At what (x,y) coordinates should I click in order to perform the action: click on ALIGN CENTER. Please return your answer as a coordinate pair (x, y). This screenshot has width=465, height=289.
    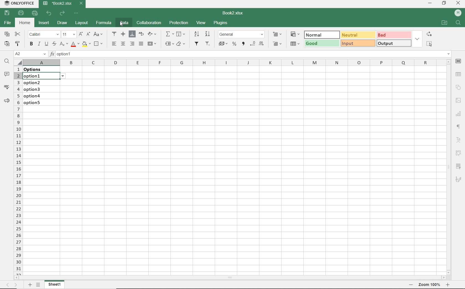
    Looking at the image, I should click on (123, 44).